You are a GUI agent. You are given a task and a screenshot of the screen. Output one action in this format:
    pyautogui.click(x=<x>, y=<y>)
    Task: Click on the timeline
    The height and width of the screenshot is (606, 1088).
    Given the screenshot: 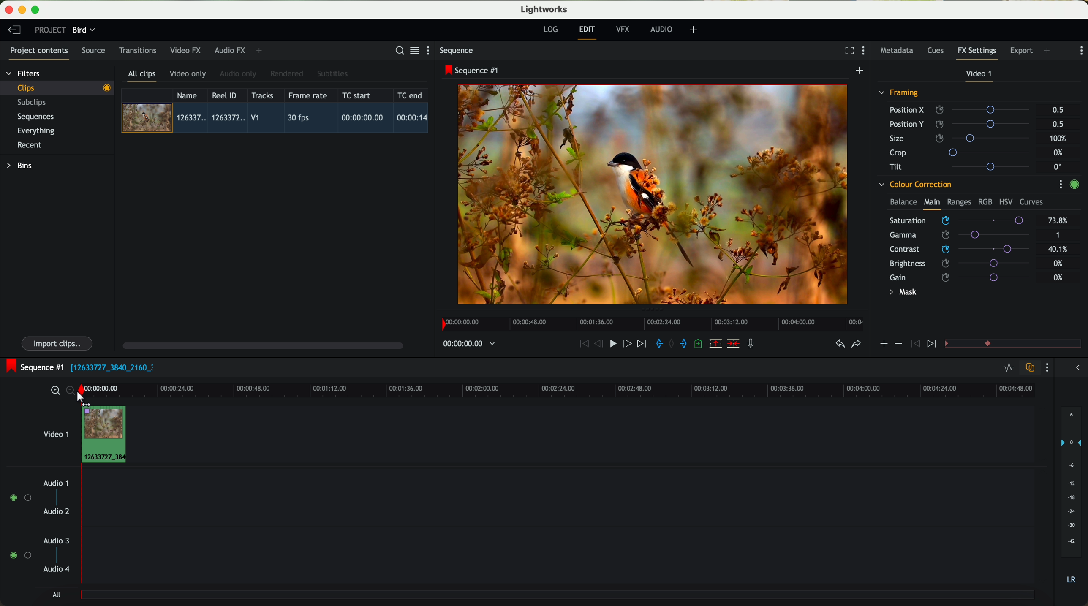 What is the action you would take?
    pyautogui.click(x=650, y=321)
    